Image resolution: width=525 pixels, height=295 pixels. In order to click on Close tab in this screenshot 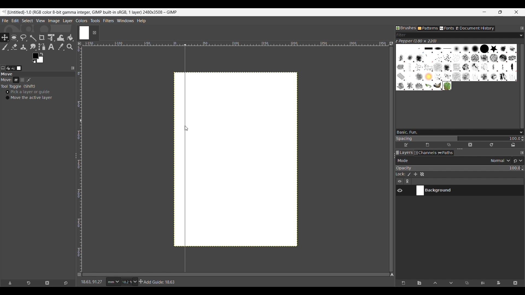, I will do `click(94, 33)`.